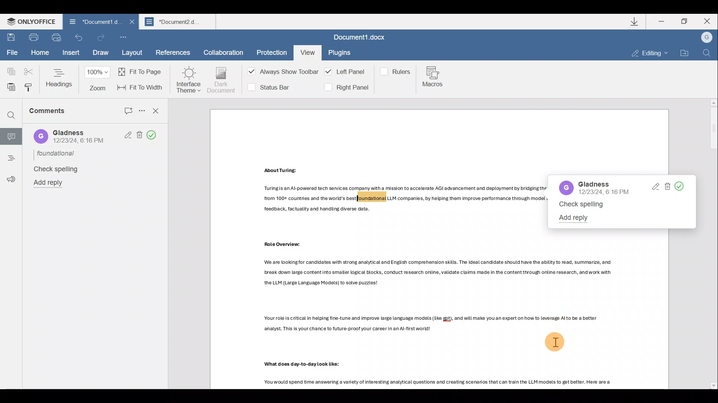 The height and width of the screenshot is (403, 718). What do you see at coordinates (556, 342) in the screenshot?
I see `Cursor` at bounding box center [556, 342].